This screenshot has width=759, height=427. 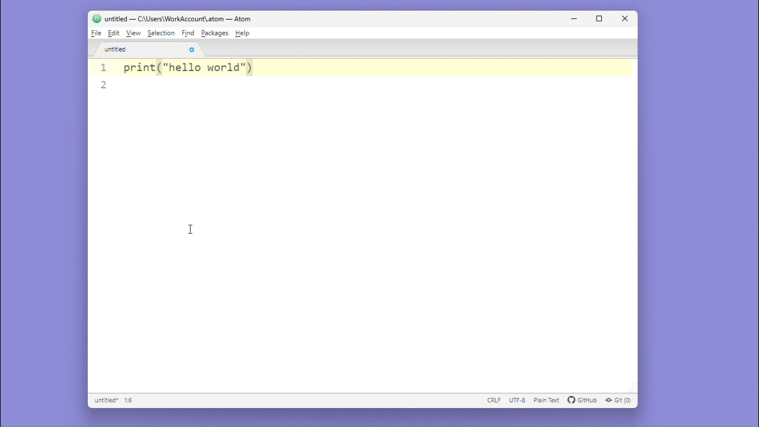 What do you see at coordinates (97, 34) in the screenshot?
I see `File` at bounding box center [97, 34].